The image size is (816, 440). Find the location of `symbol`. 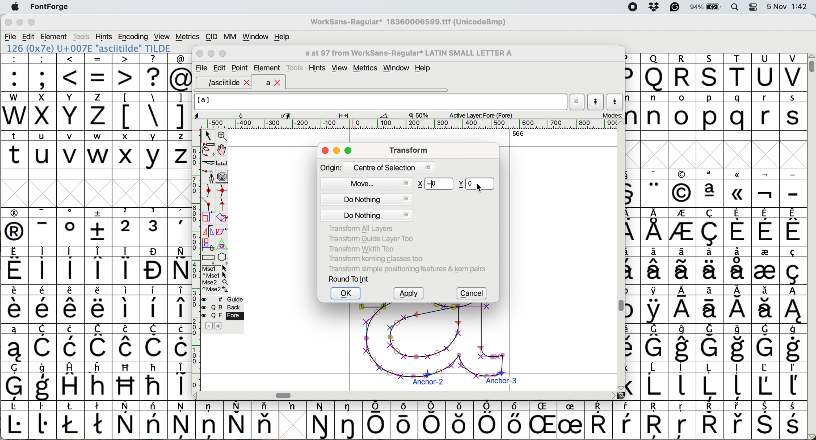

symbol is located at coordinates (127, 420).